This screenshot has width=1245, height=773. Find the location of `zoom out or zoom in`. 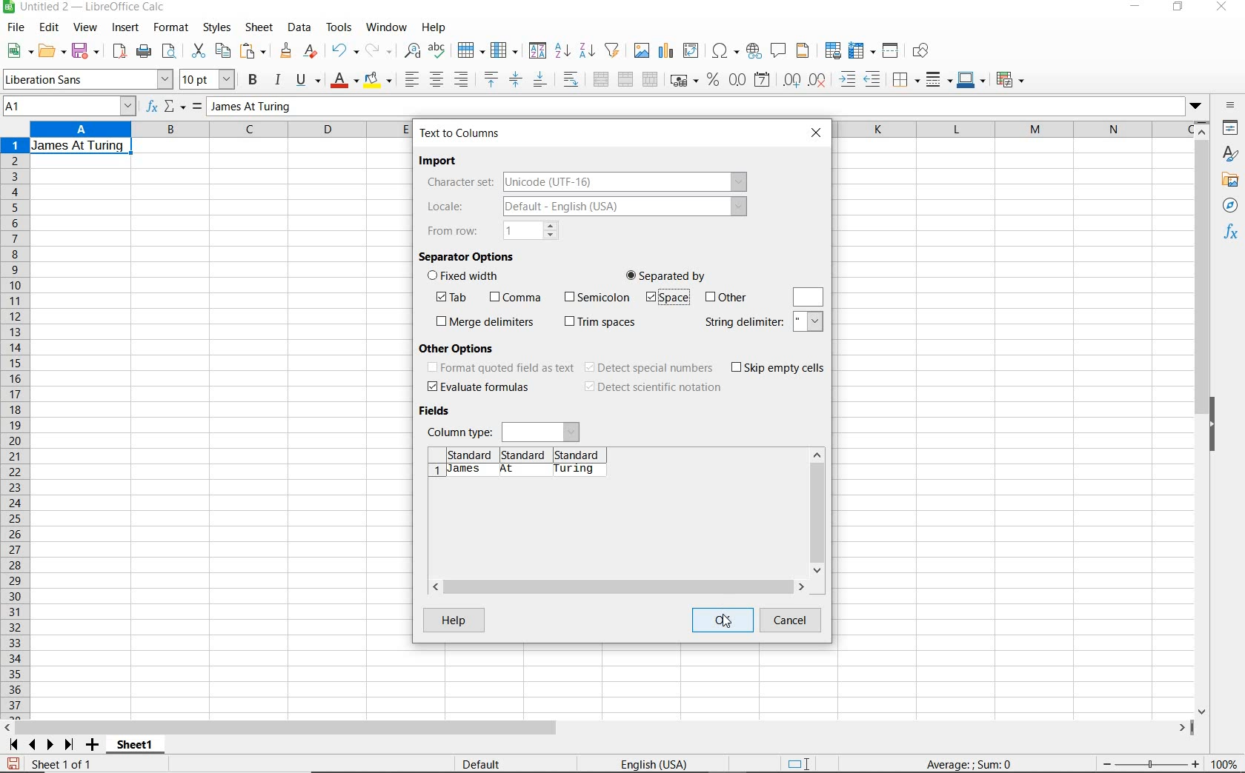

zoom out or zoom in is located at coordinates (1149, 763).